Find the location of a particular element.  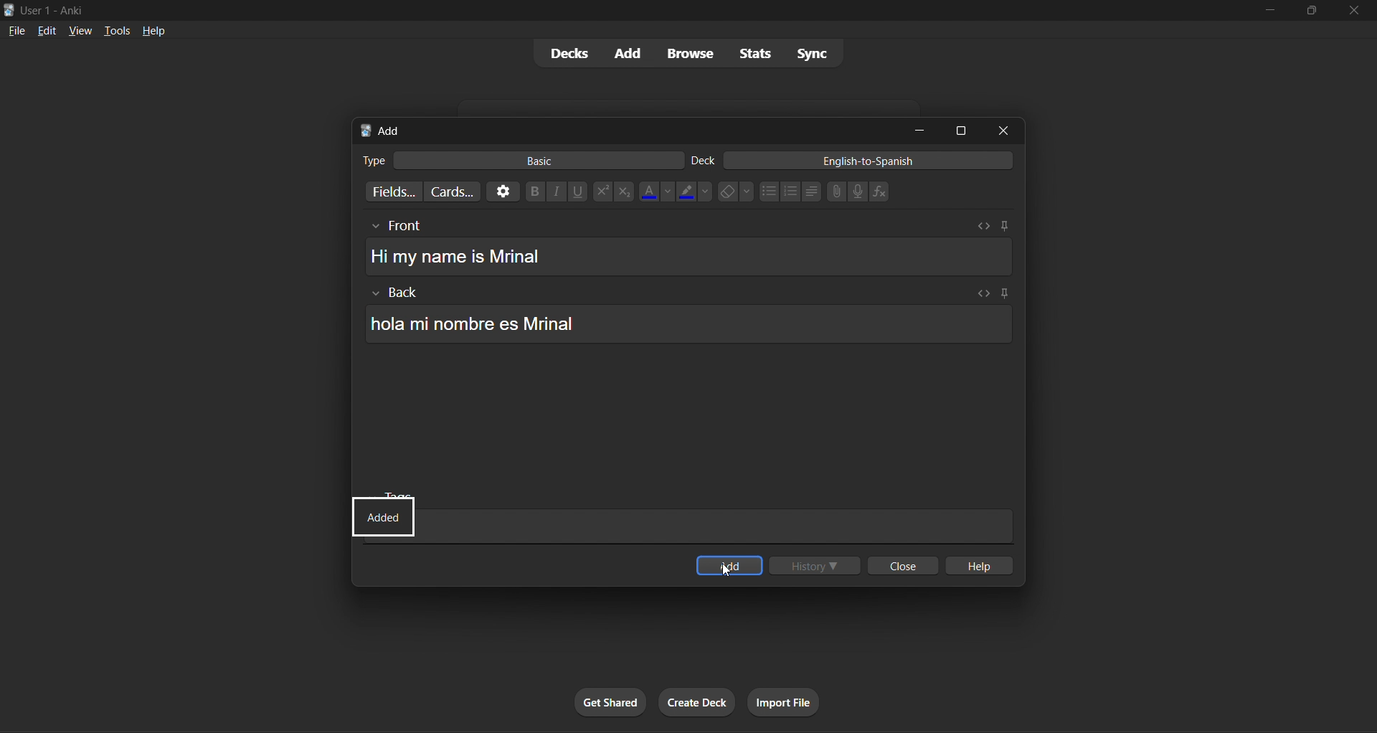

close is located at coordinates (1007, 131).